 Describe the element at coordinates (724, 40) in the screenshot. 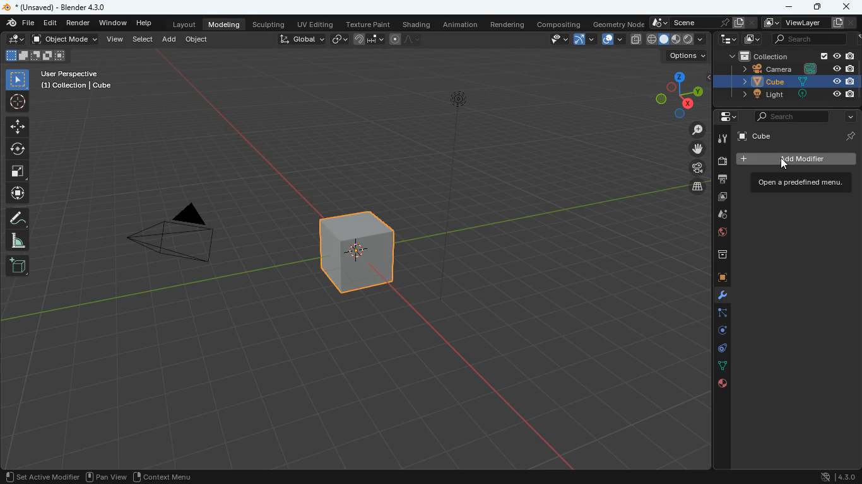

I see `tech` at that location.